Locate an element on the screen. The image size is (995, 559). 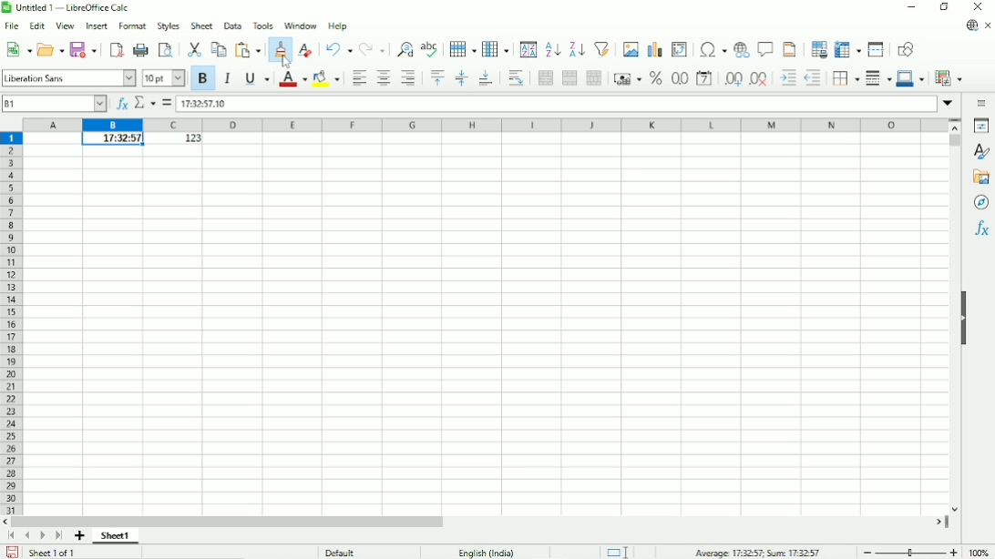
17:32:57 is located at coordinates (112, 139).